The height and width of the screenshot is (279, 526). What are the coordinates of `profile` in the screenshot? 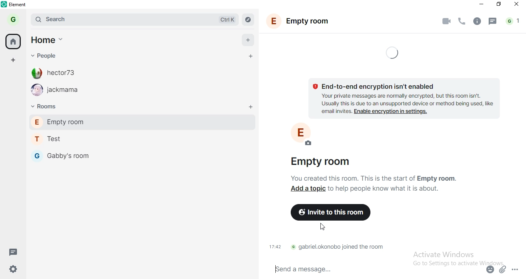 It's located at (13, 19).